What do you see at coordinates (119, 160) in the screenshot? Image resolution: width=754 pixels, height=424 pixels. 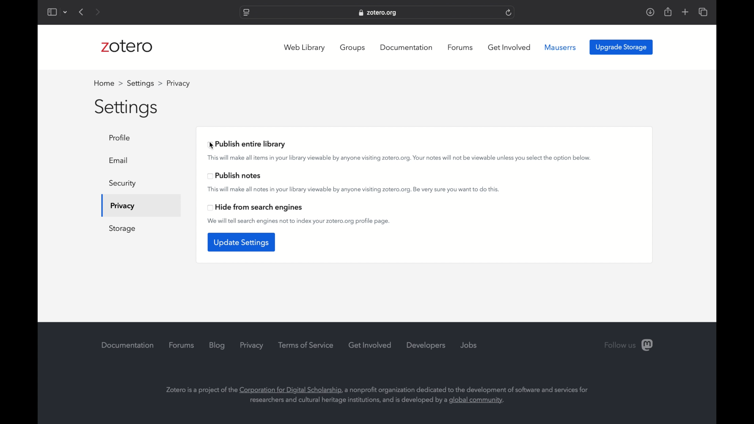 I see `email` at bounding box center [119, 160].